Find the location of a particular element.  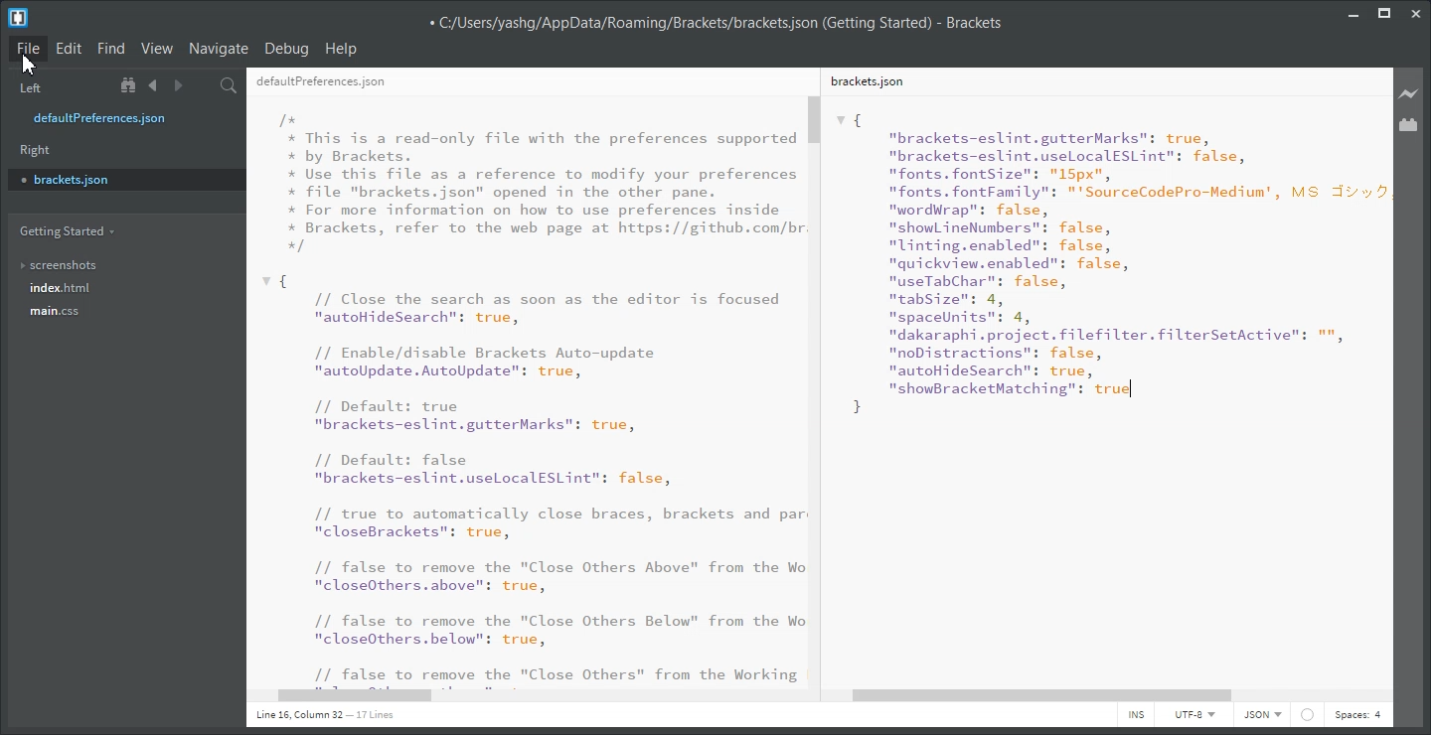

defaultPreferences.json is located at coordinates (321, 82).